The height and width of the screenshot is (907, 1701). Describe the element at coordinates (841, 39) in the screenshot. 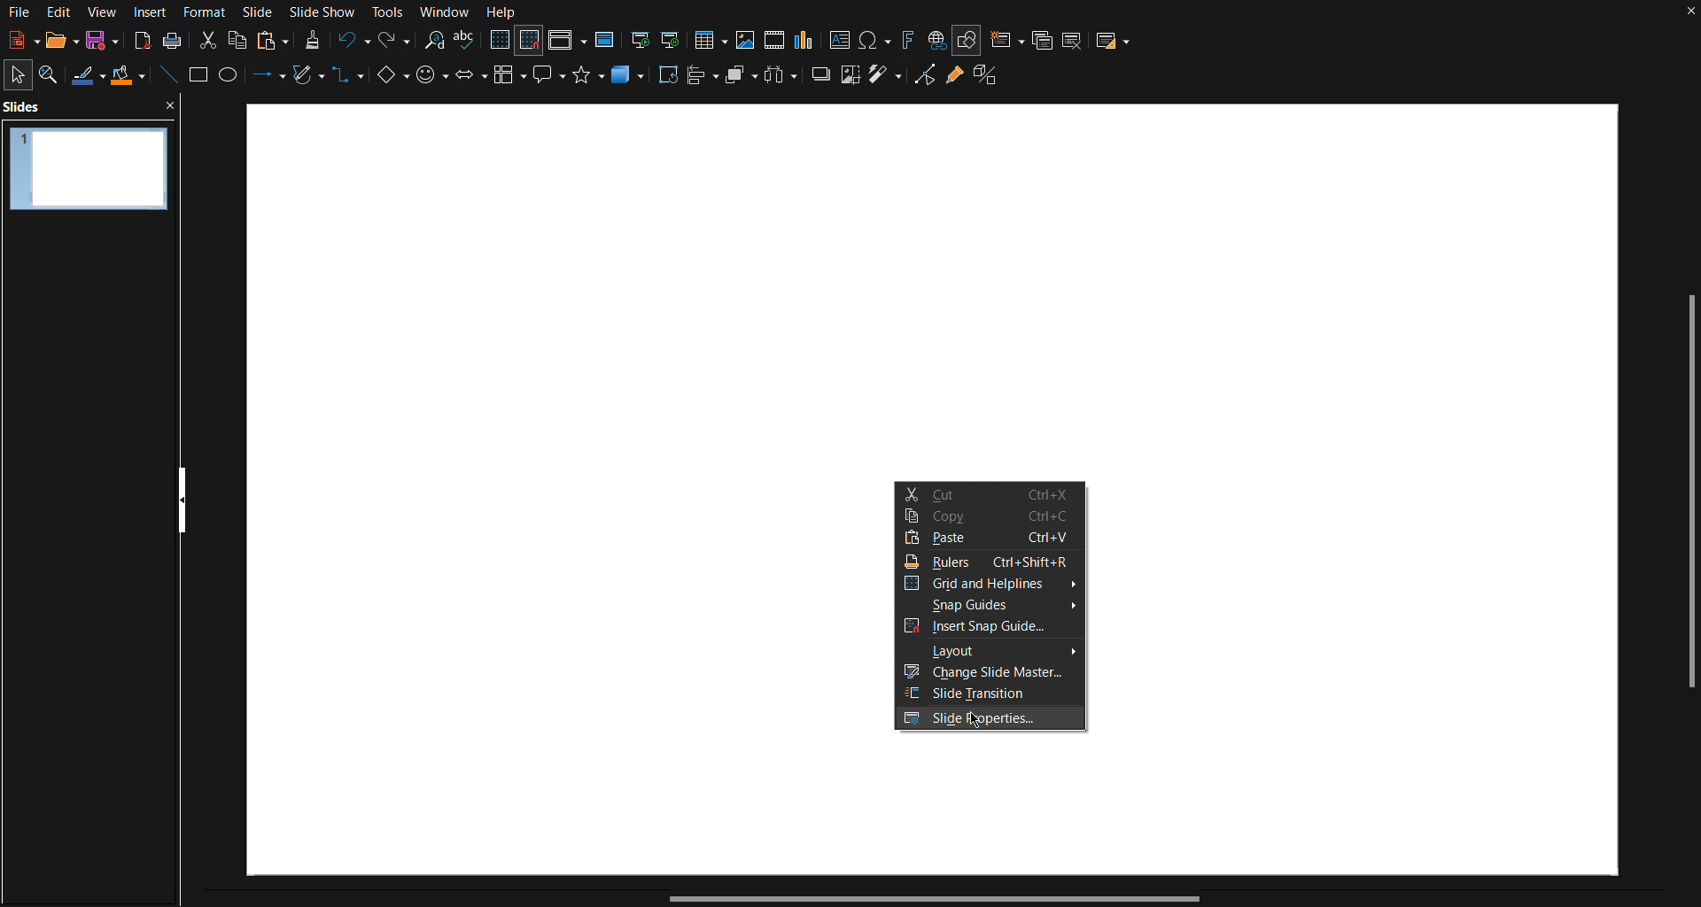

I see `Insert Textbox` at that location.